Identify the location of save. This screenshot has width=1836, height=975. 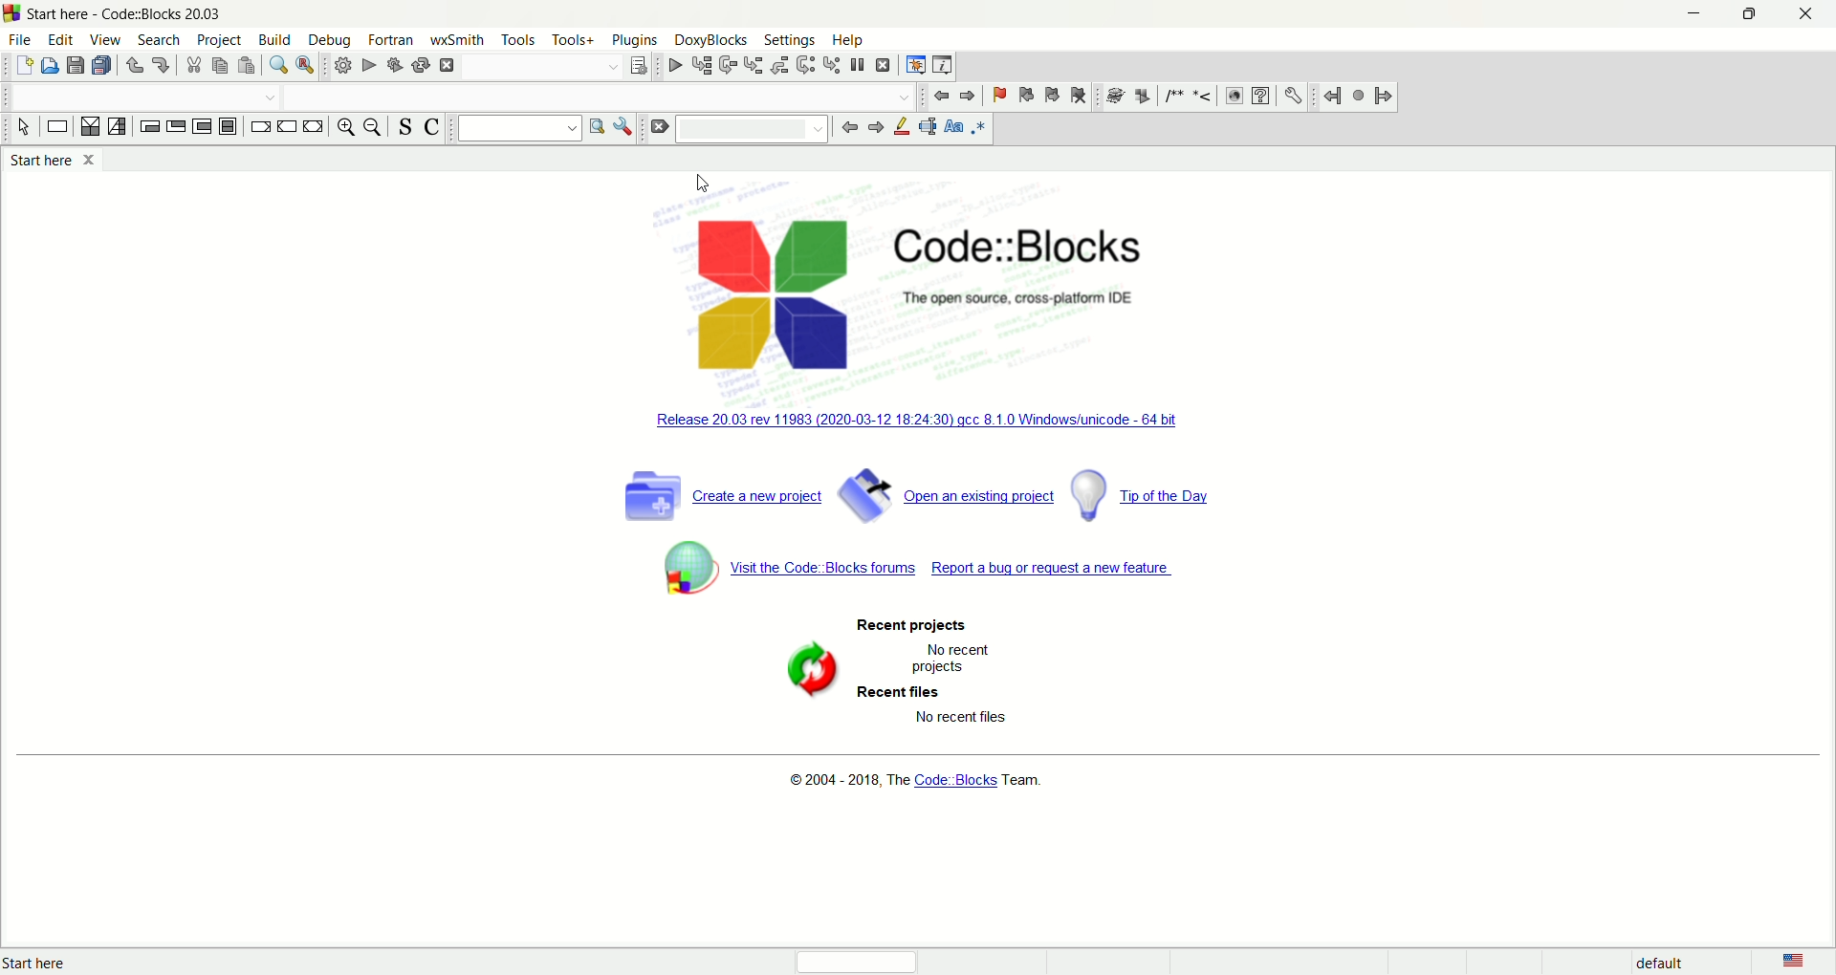
(74, 65).